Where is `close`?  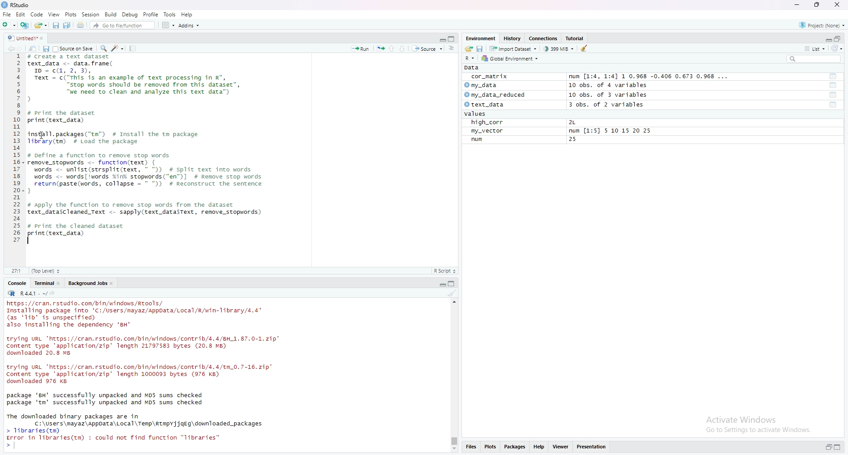
close is located at coordinates (838, 6).